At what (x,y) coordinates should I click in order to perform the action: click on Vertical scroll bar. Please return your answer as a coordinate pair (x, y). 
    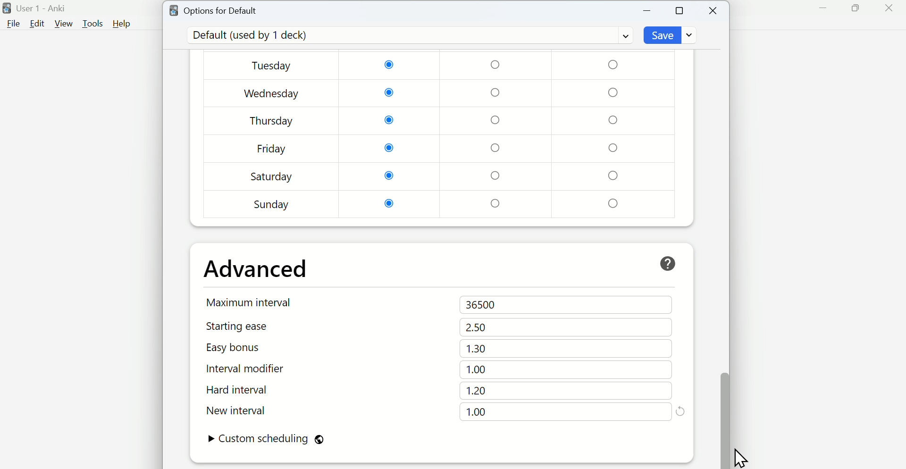
    Looking at the image, I should click on (724, 243).